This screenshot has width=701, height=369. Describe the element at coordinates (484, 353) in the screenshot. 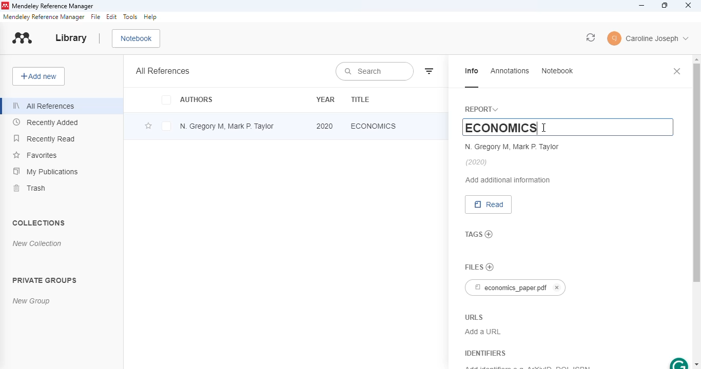

I see `identifiers` at that location.